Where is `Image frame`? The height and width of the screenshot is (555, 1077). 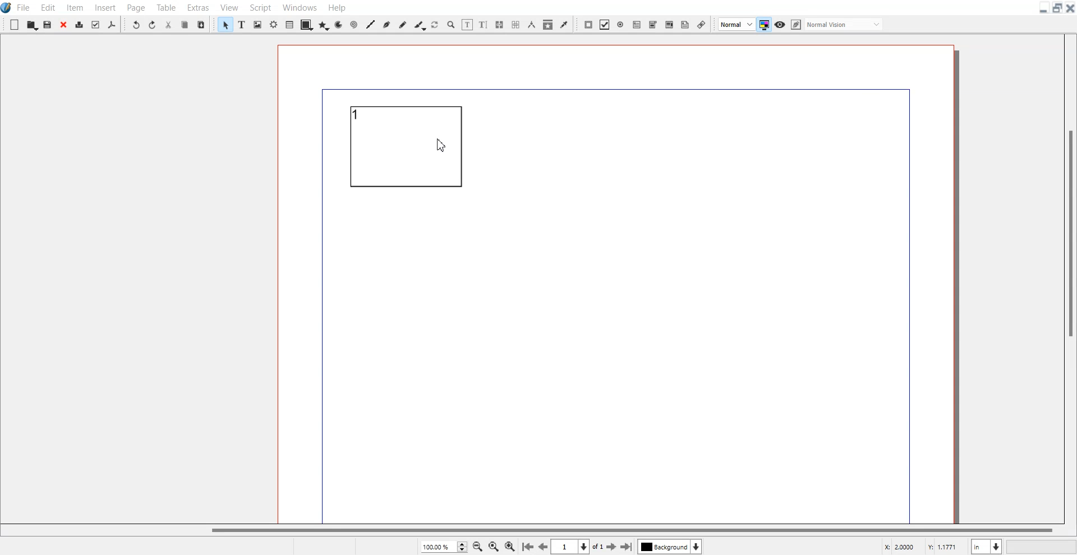 Image frame is located at coordinates (257, 24).